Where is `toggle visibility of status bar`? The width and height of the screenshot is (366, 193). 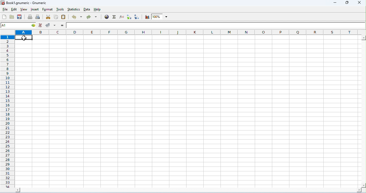
toggle visibility of status bar is located at coordinates (167, 189).